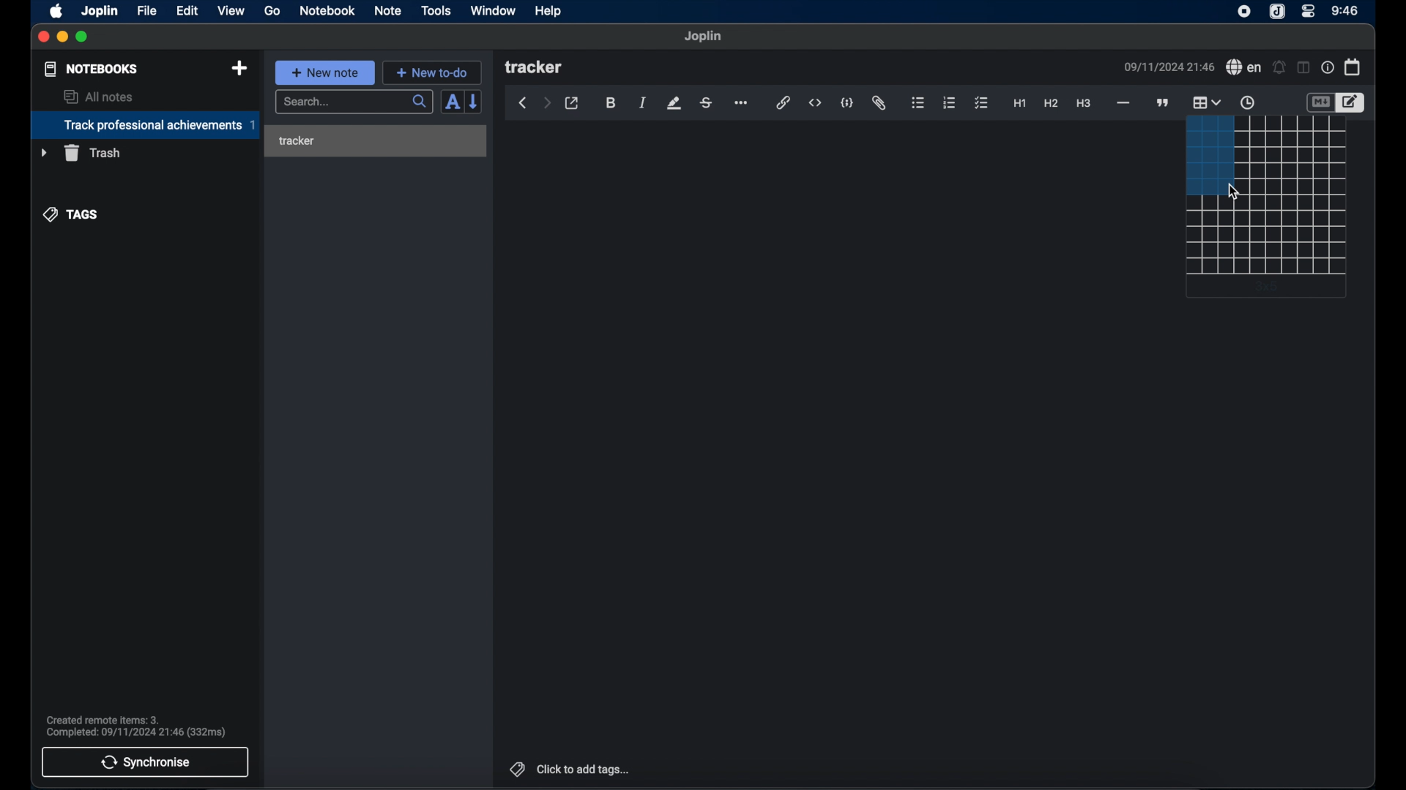  I want to click on bulleted list, so click(918, 104).